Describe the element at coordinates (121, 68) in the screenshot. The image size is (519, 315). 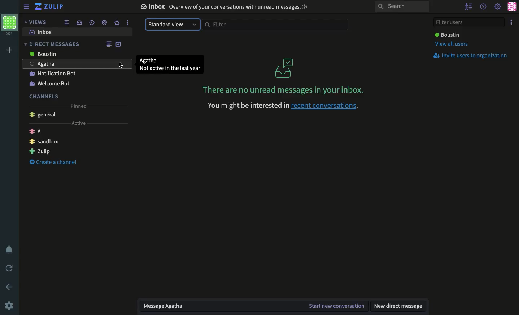
I see `cursor` at that location.